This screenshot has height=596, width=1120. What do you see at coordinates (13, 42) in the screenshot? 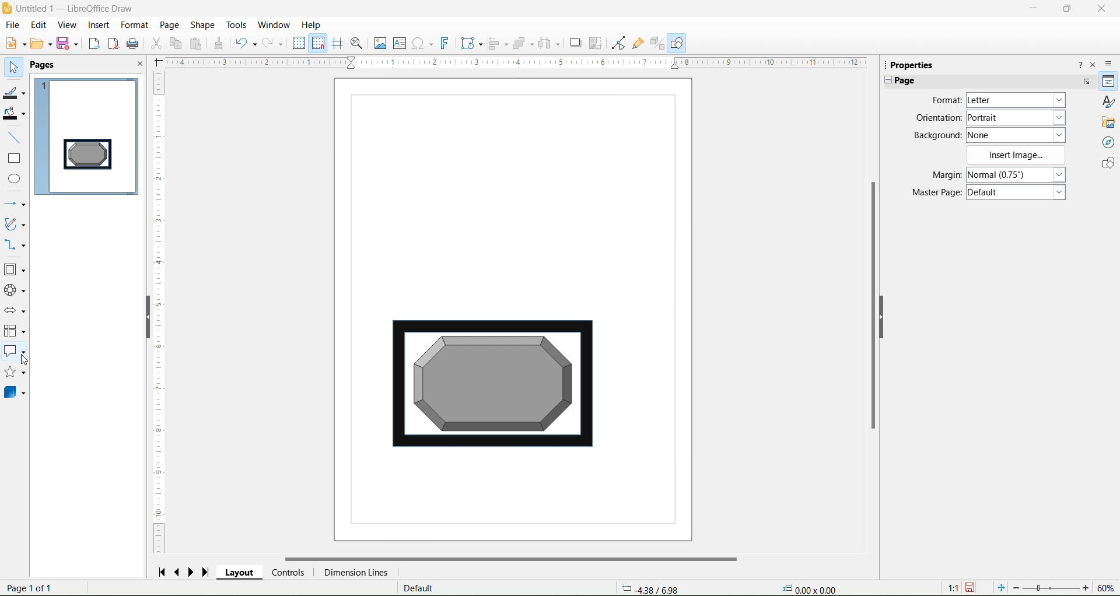
I see `New` at bounding box center [13, 42].